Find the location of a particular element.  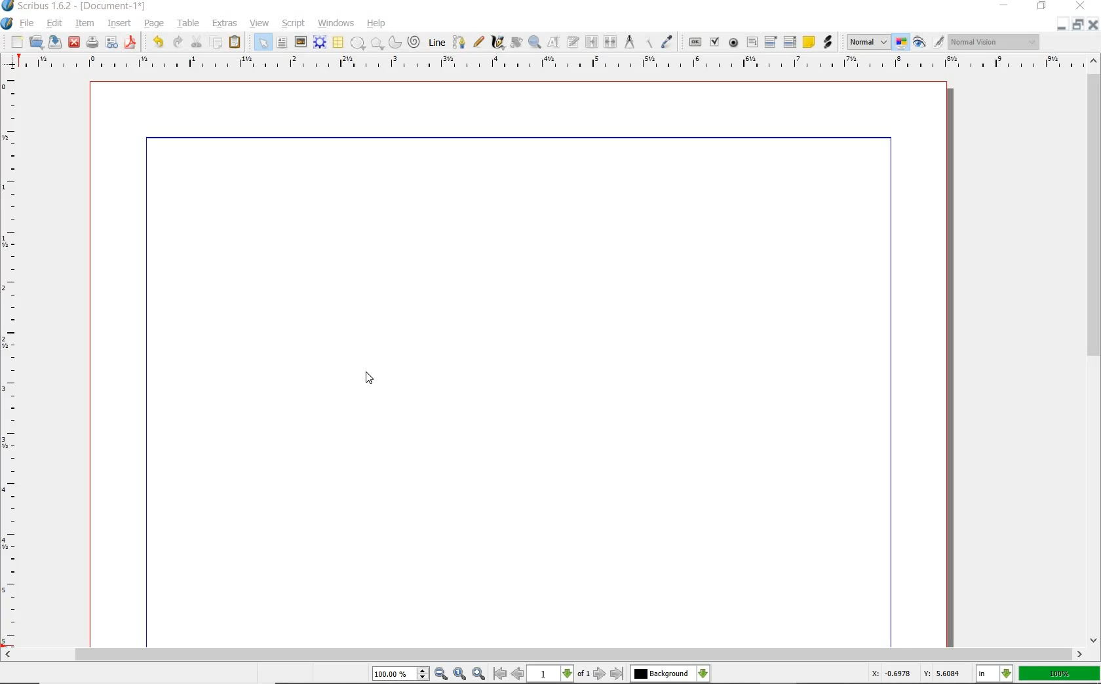

SYSTEM NAME is located at coordinates (75, 6).